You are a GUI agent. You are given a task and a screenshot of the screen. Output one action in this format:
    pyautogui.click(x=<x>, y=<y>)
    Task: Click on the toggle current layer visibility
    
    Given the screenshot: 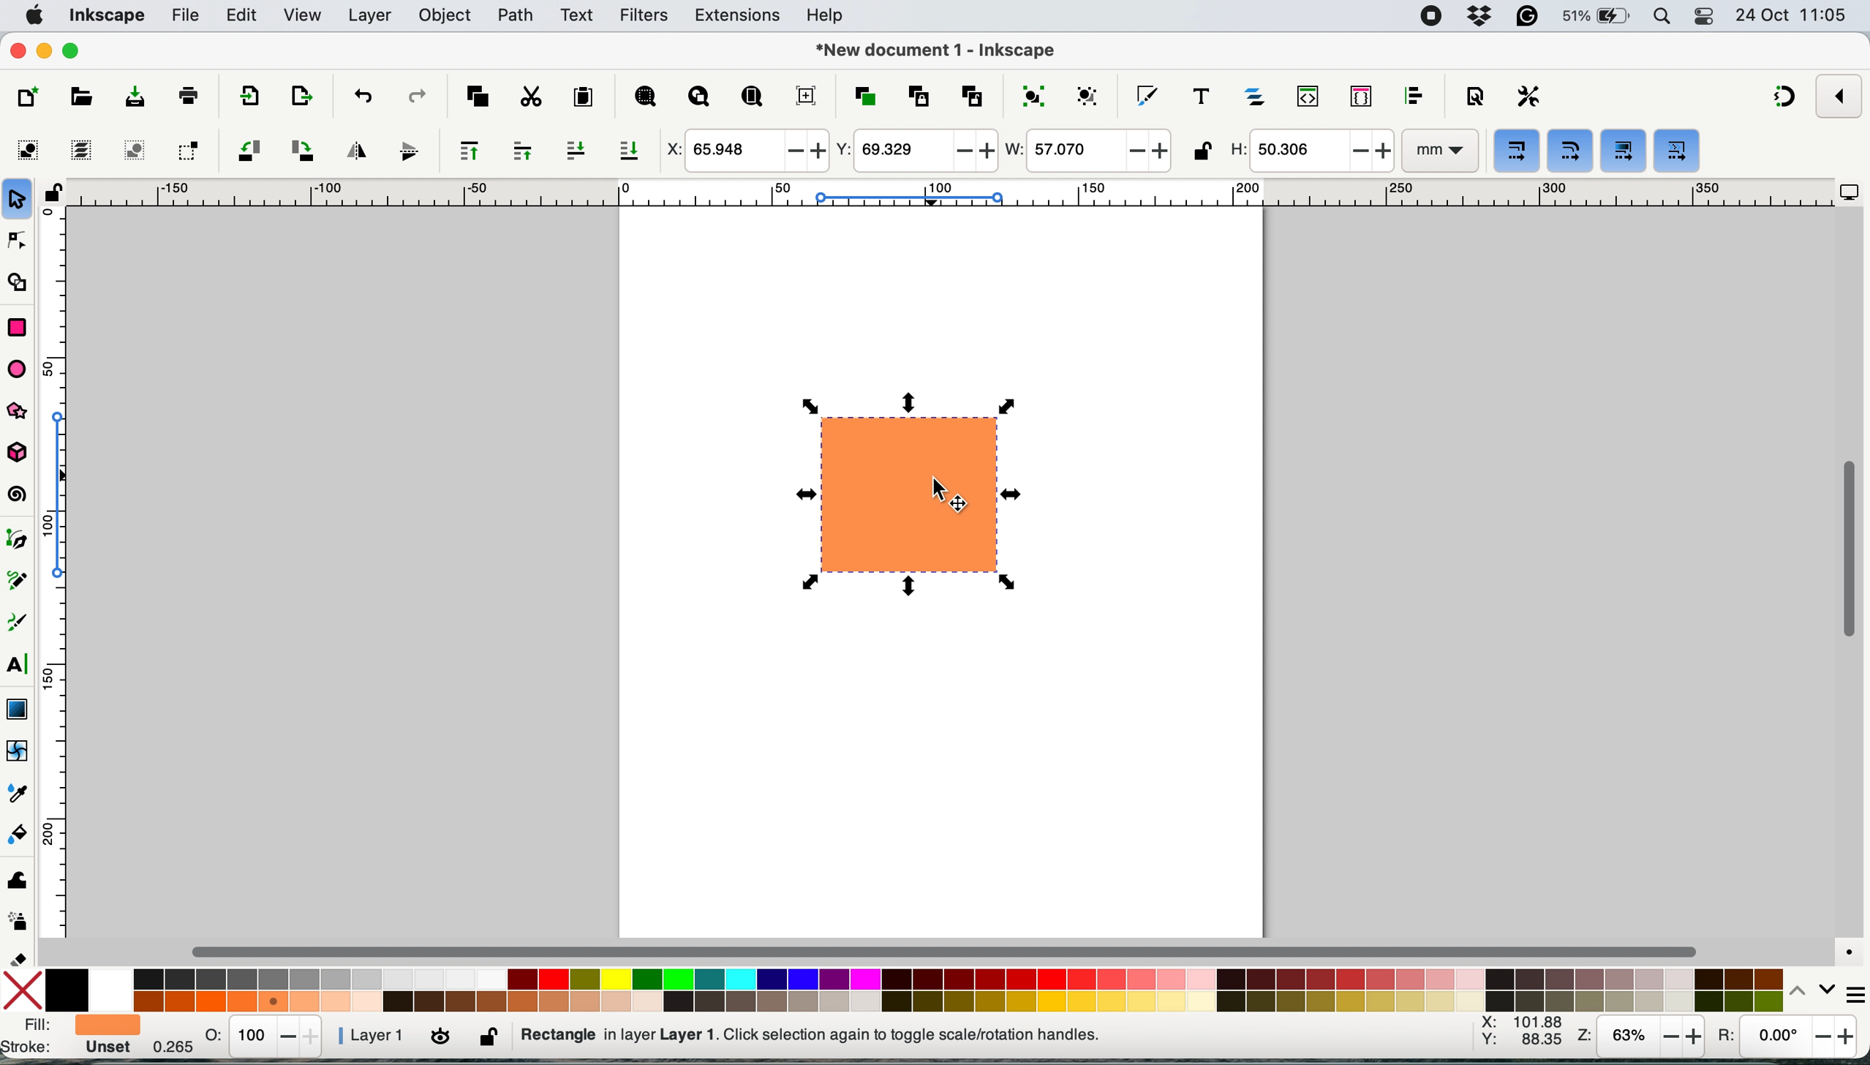 What is the action you would take?
    pyautogui.click(x=442, y=1038)
    